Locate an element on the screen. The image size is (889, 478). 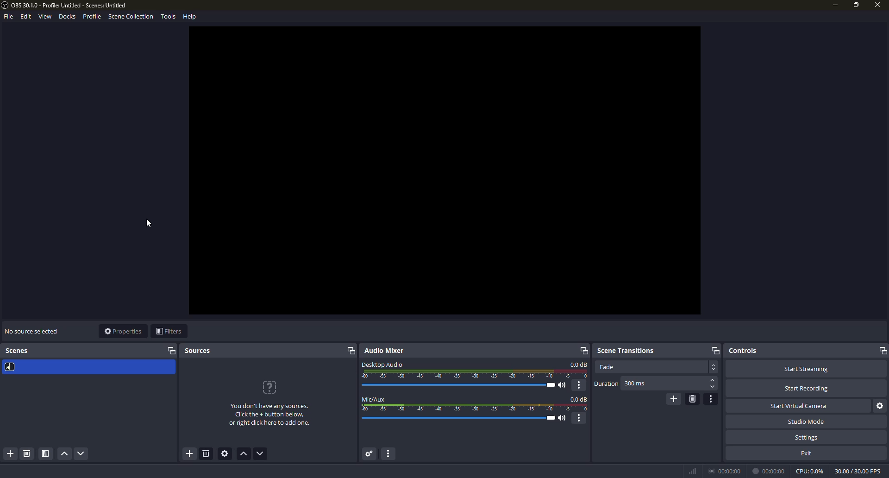
sources is located at coordinates (199, 351).